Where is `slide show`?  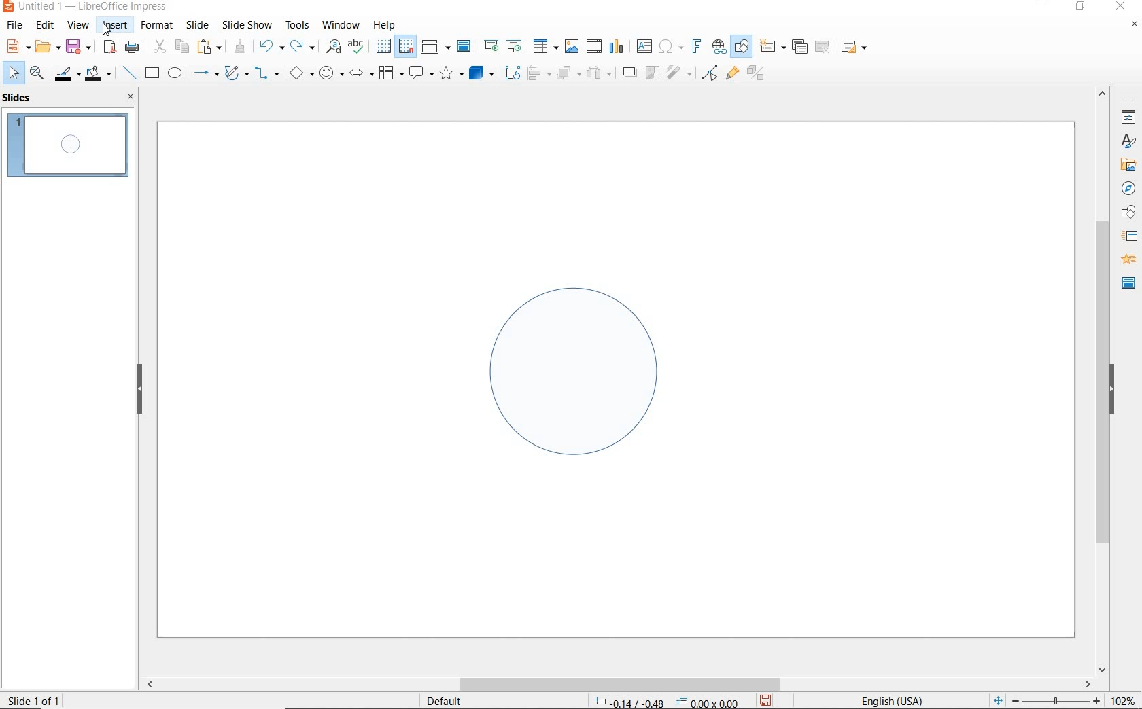 slide show is located at coordinates (246, 24).